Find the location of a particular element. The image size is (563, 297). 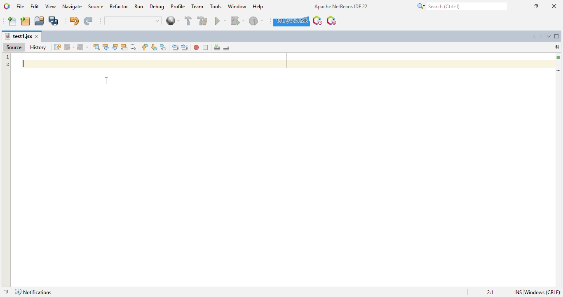

source is located at coordinates (96, 6).